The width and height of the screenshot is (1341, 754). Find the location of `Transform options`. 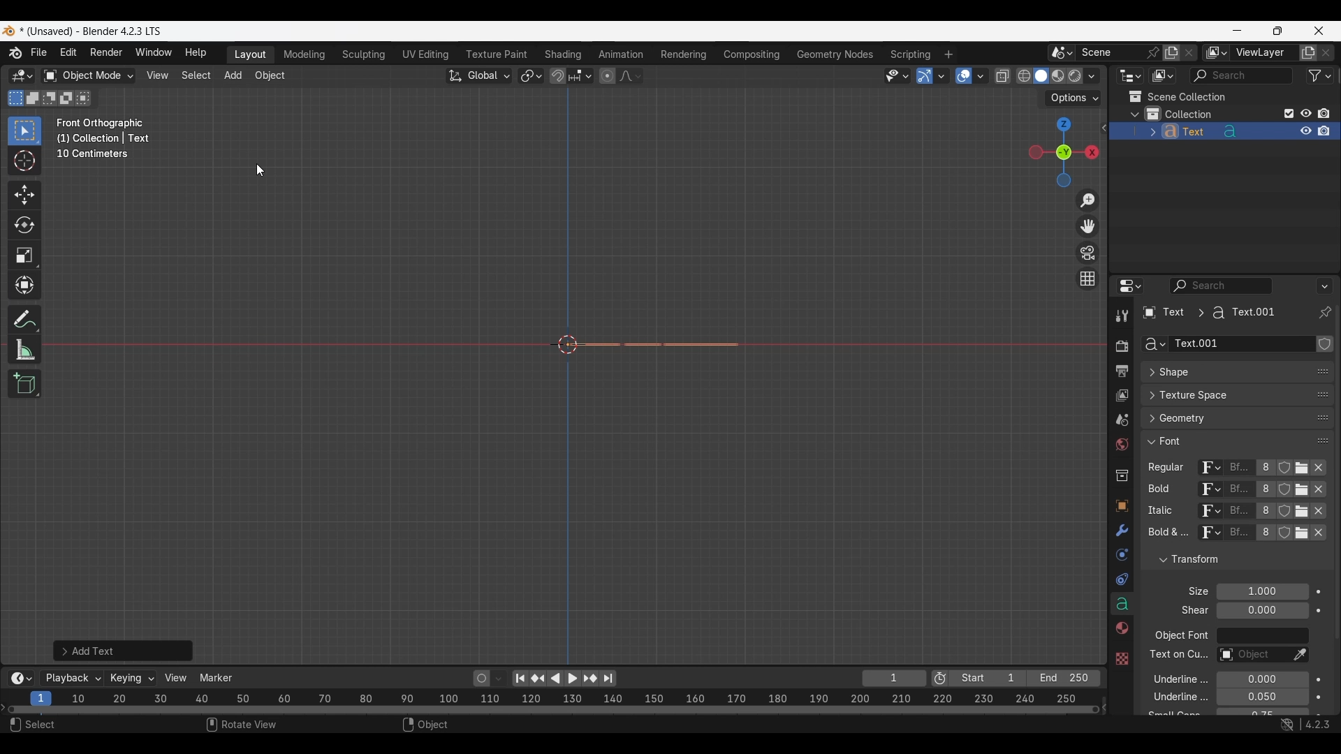

Transform options is located at coordinates (1073, 98).